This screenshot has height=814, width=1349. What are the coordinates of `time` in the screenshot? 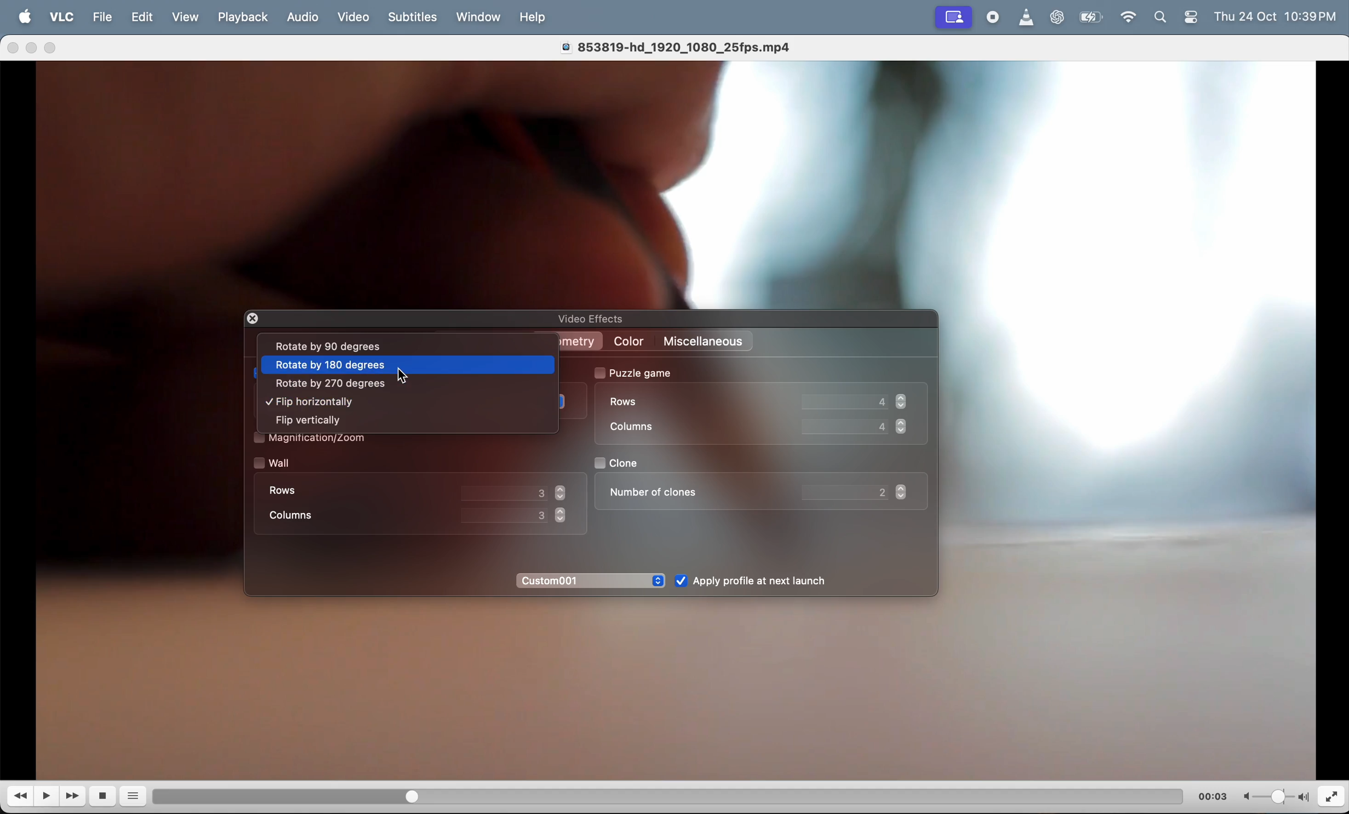 It's located at (1213, 795).